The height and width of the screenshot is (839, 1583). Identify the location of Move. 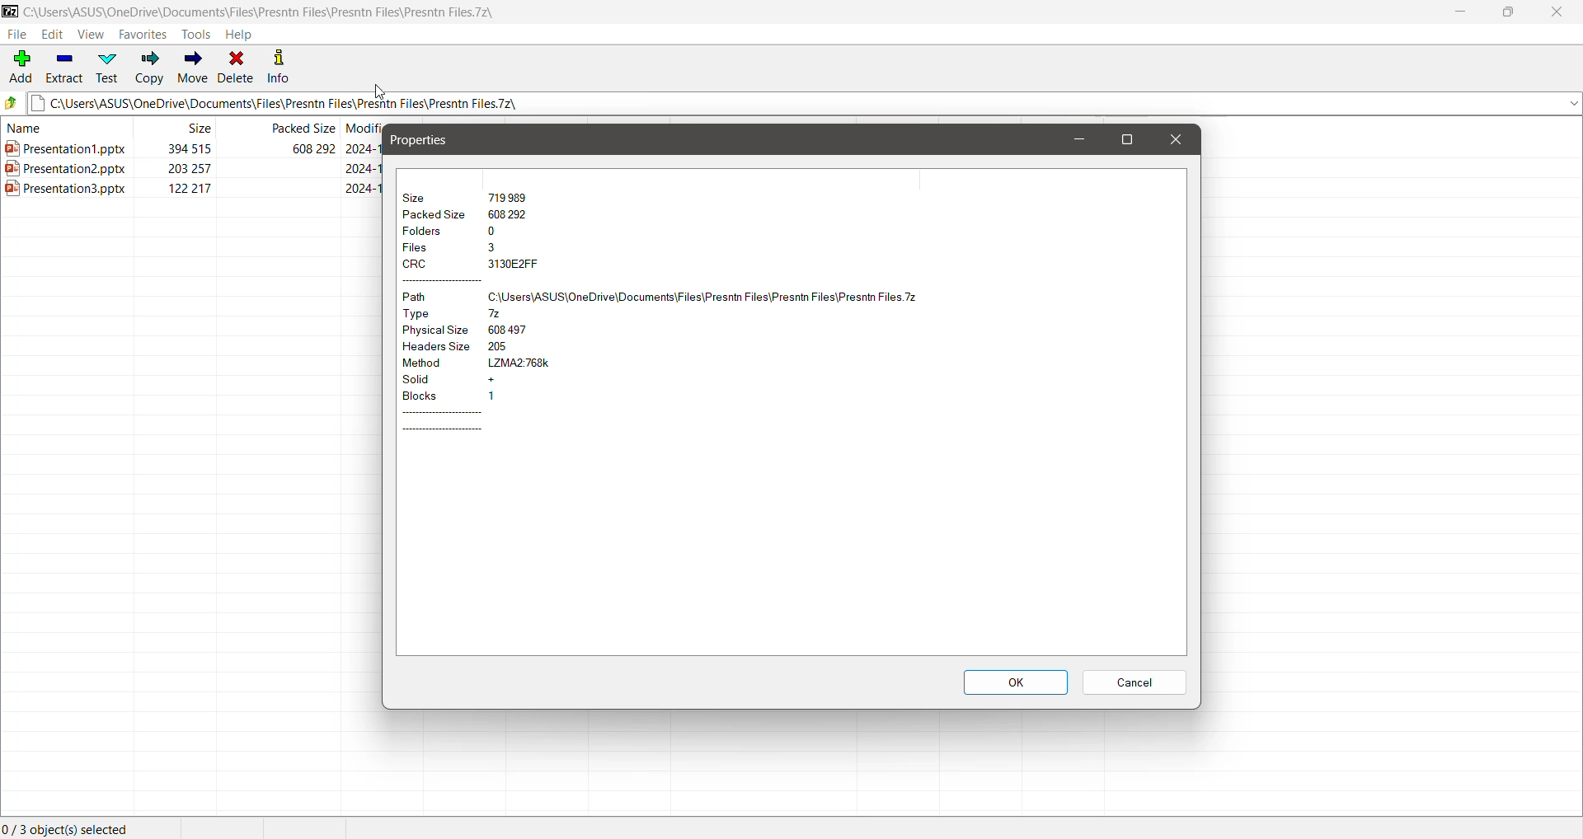
(193, 68).